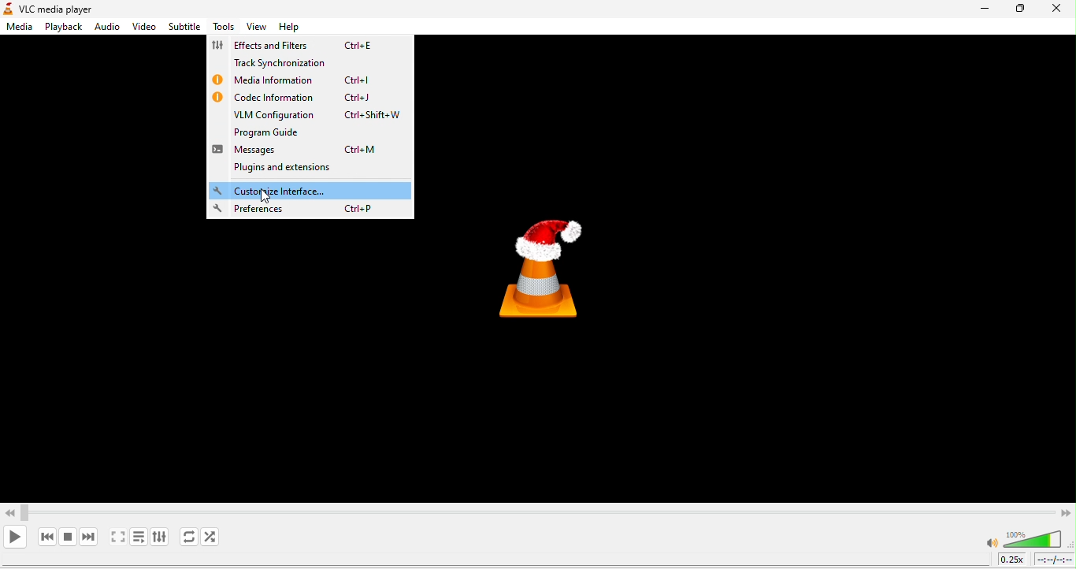 The height and width of the screenshot is (569, 1076). I want to click on customized interface, so click(310, 191).